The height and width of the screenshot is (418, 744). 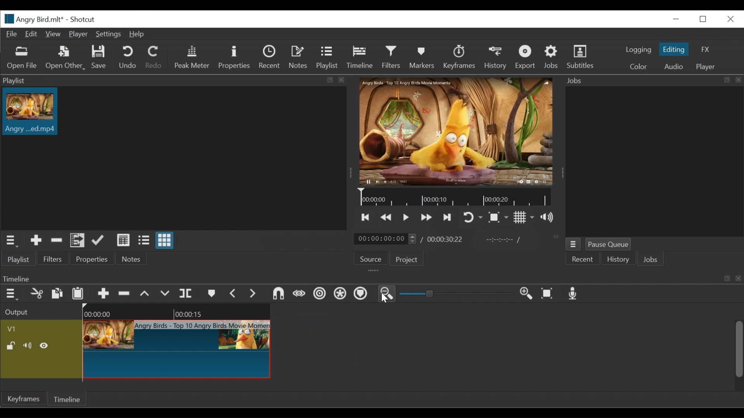 What do you see at coordinates (362, 294) in the screenshot?
I see `Scrub while dragging` at bounding box center [362, 294].